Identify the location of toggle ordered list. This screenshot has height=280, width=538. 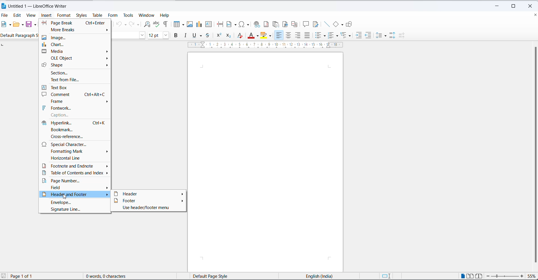
(332, 35).